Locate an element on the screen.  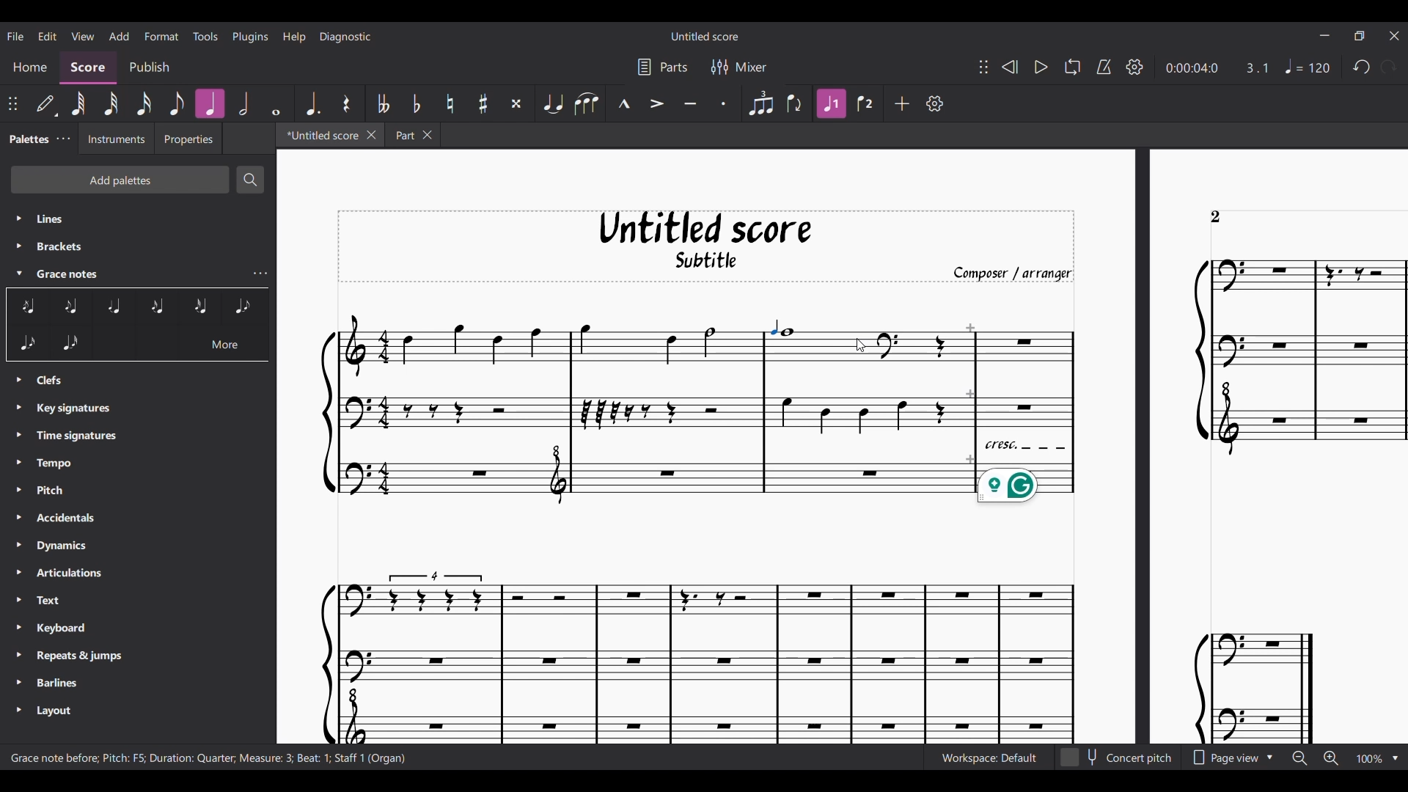
Highlighted after addition of grace note is located at coordinates (832, 103).